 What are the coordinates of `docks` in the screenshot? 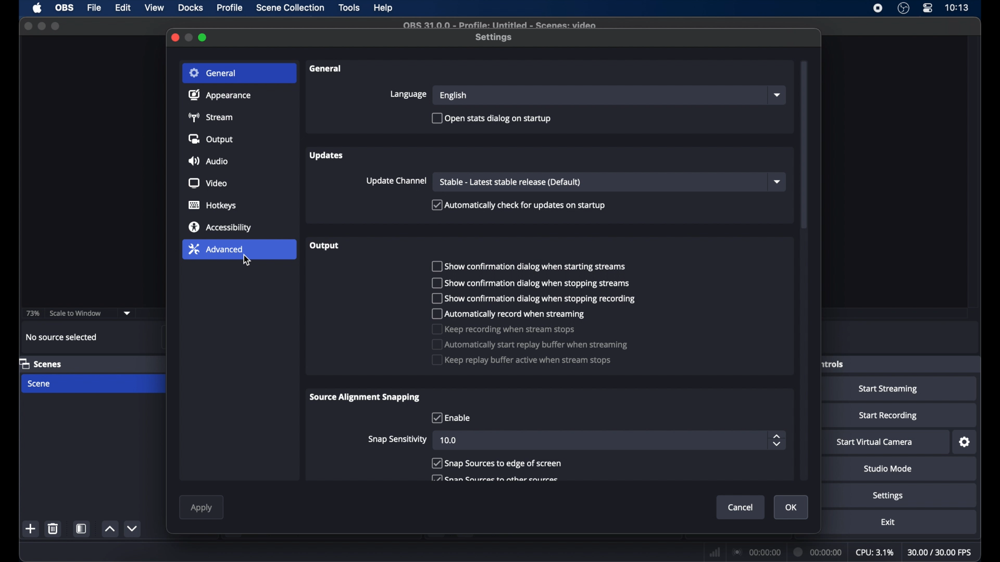 It's located at (191, 8).